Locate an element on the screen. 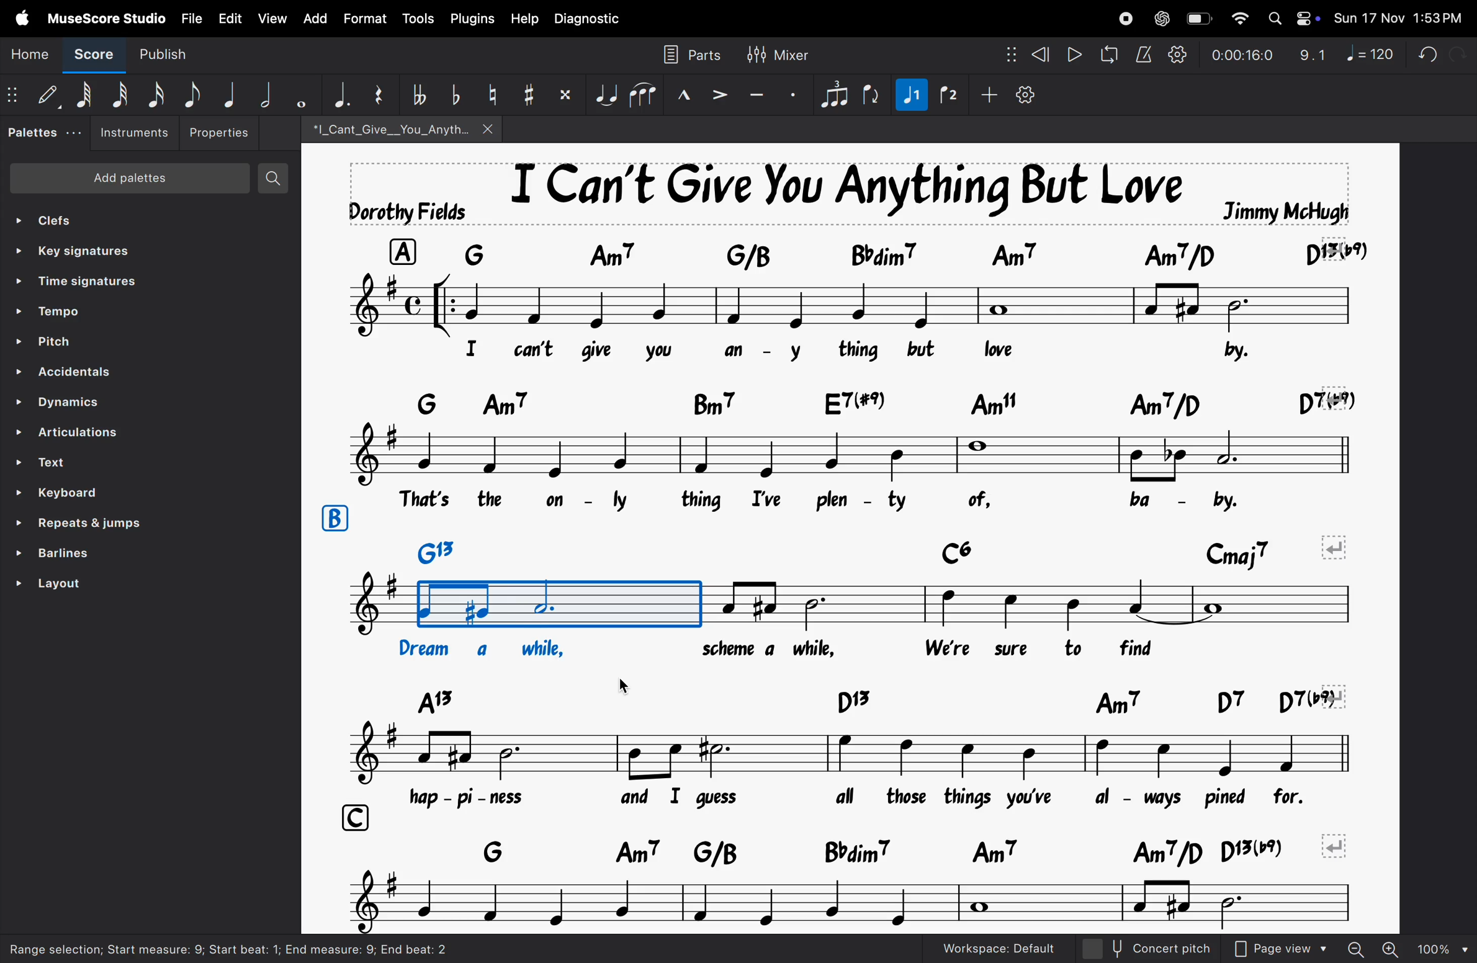  zoom out zoom in is located at coordinates (1399, 949).